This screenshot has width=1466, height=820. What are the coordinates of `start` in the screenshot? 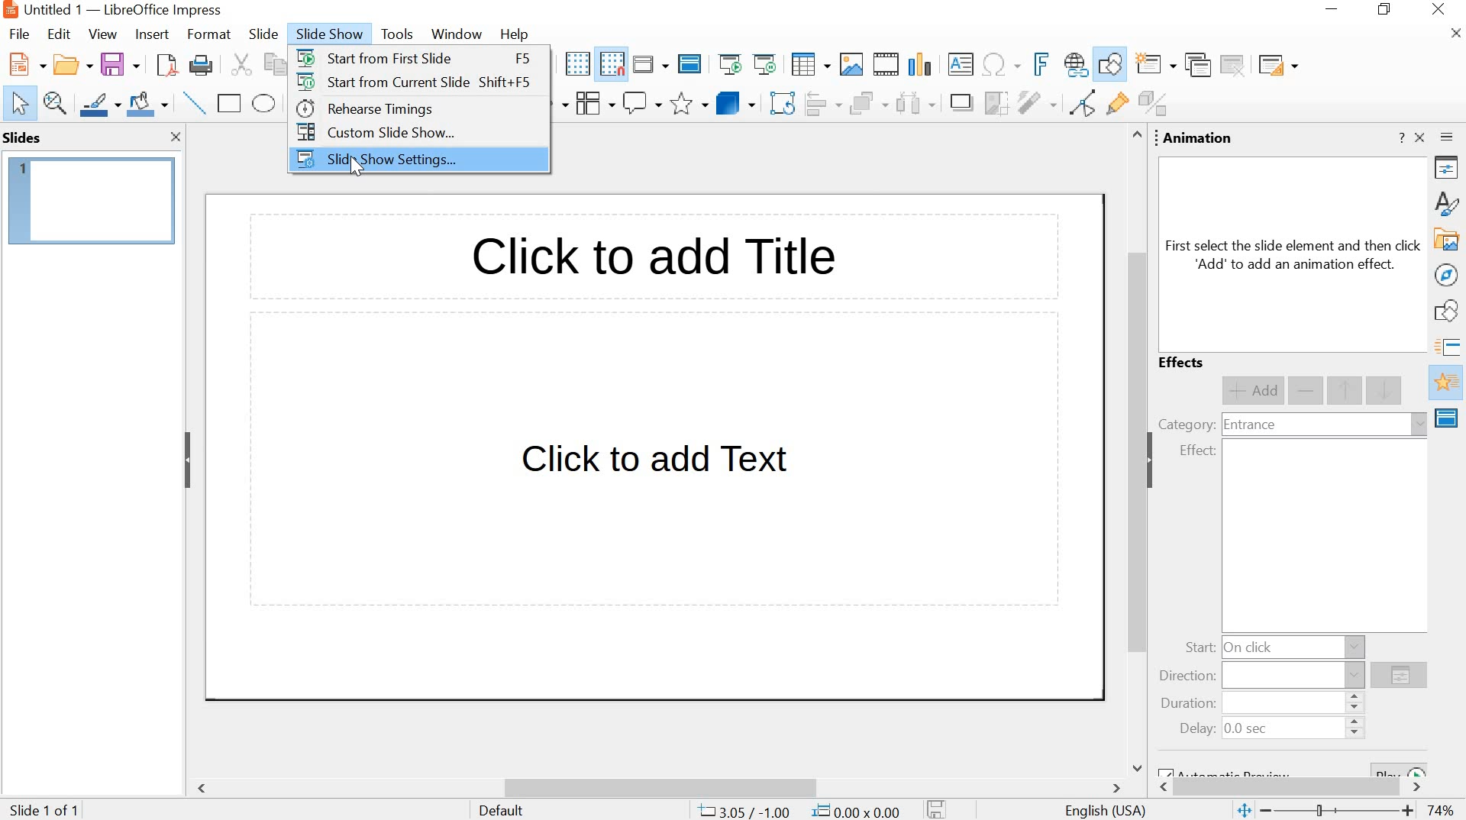 It's located at (1199, 648).